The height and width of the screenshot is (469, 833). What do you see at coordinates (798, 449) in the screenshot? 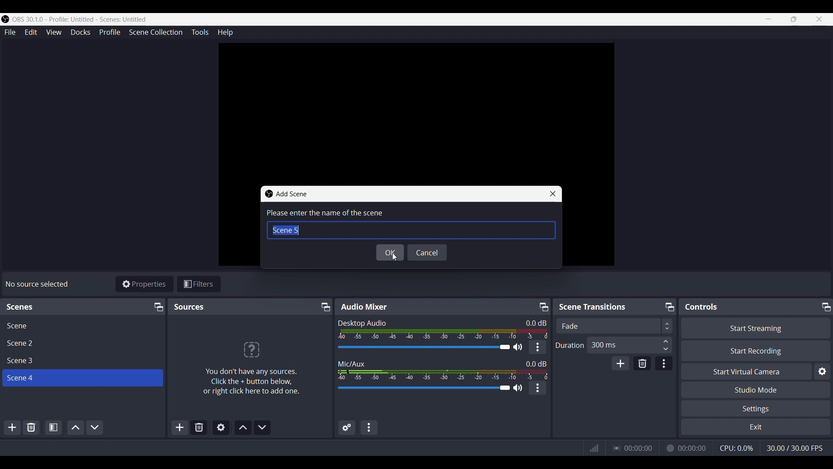
I see `30.00/30.00 FPS` at bounding box center [798, 449].